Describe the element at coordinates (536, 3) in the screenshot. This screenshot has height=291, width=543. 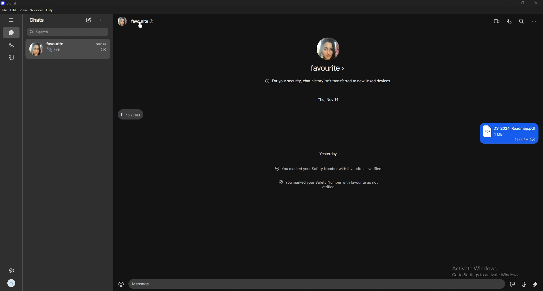
I see `close` at that location.